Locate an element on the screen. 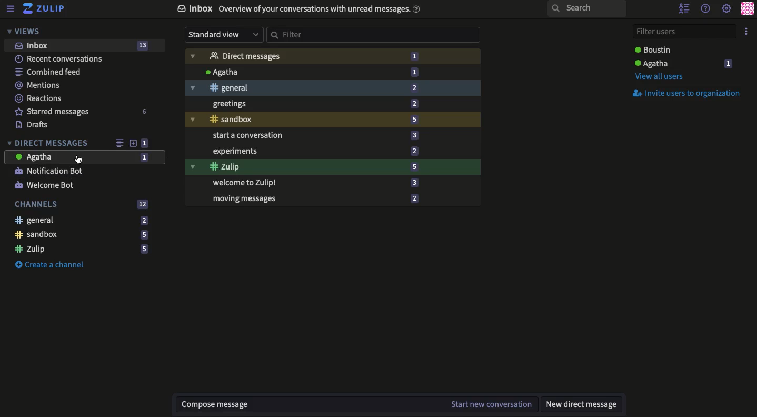  Direct messages is located at coordinates (51, 142).